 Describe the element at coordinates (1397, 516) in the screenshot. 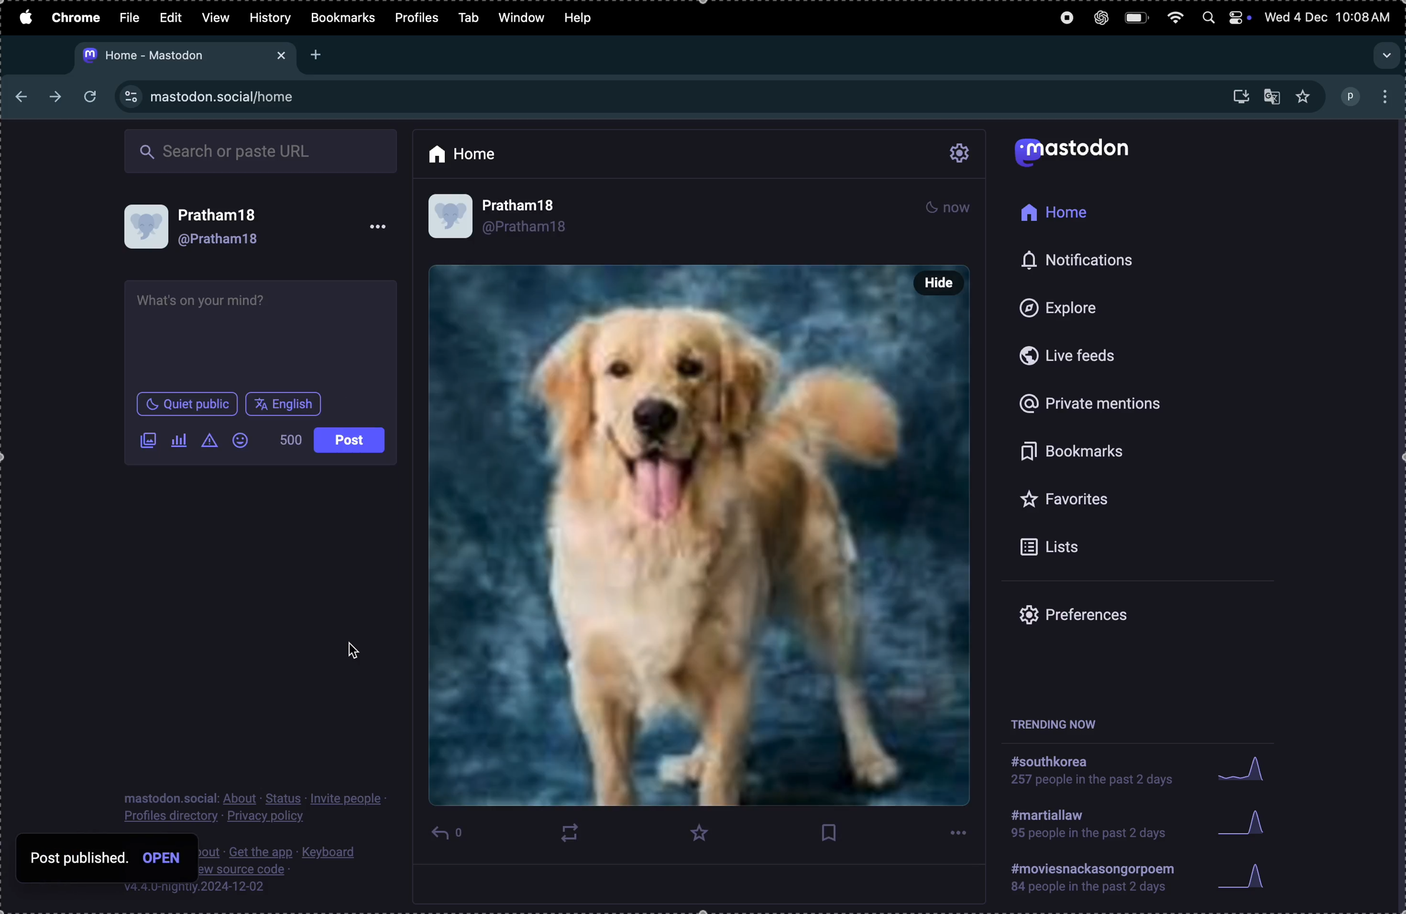

I see `scrollbar` at that location.